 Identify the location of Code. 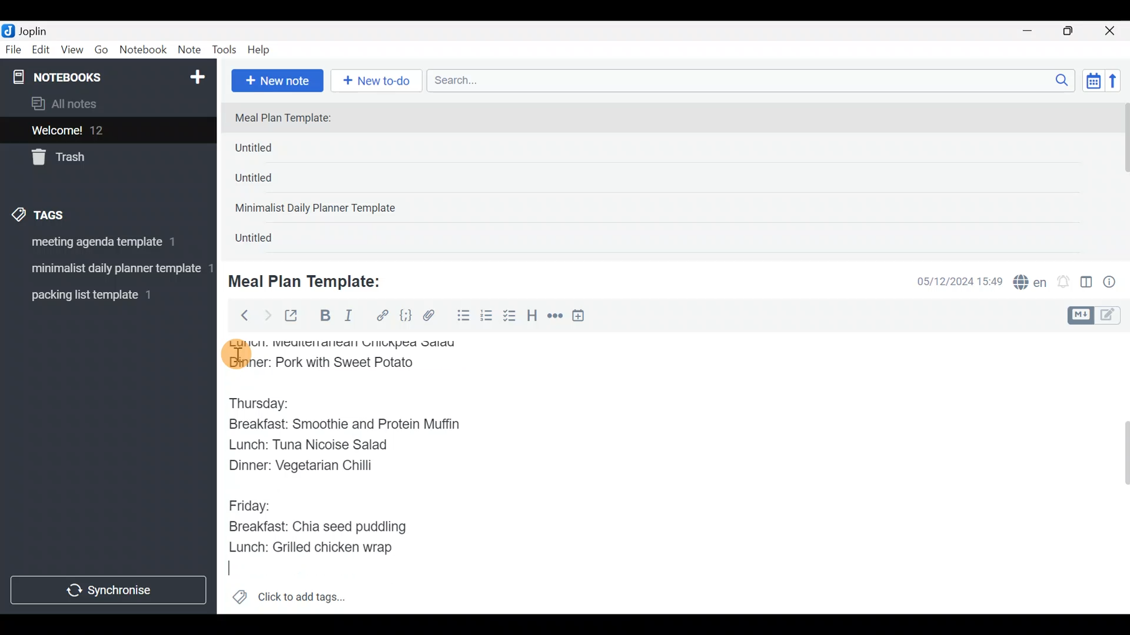
(404, 315).